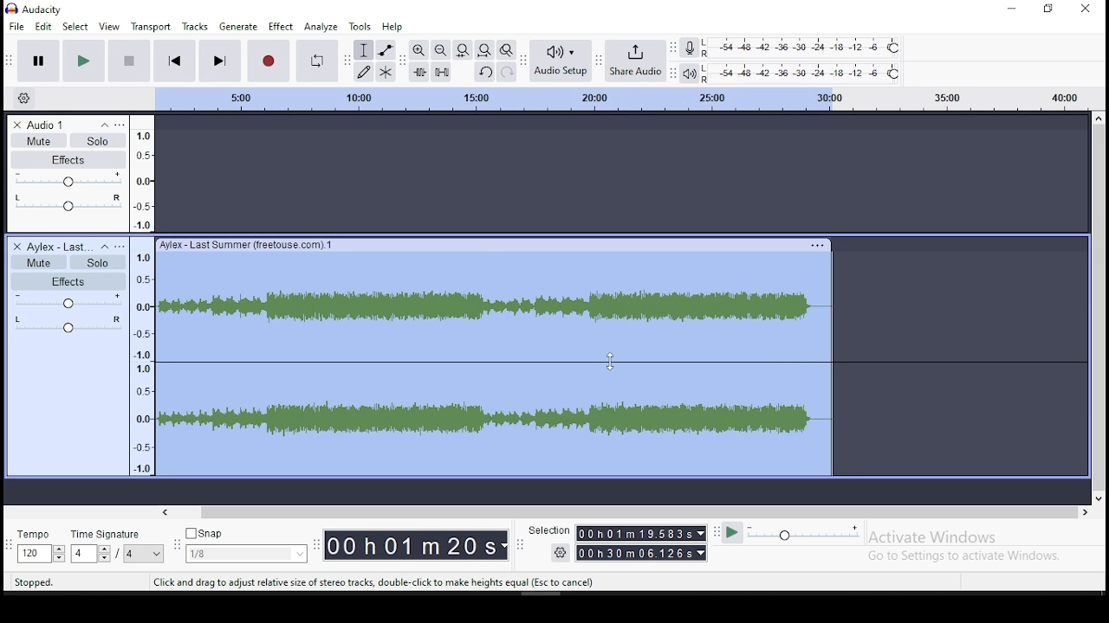  I want to click on scroll bar, so click(1097, 305).